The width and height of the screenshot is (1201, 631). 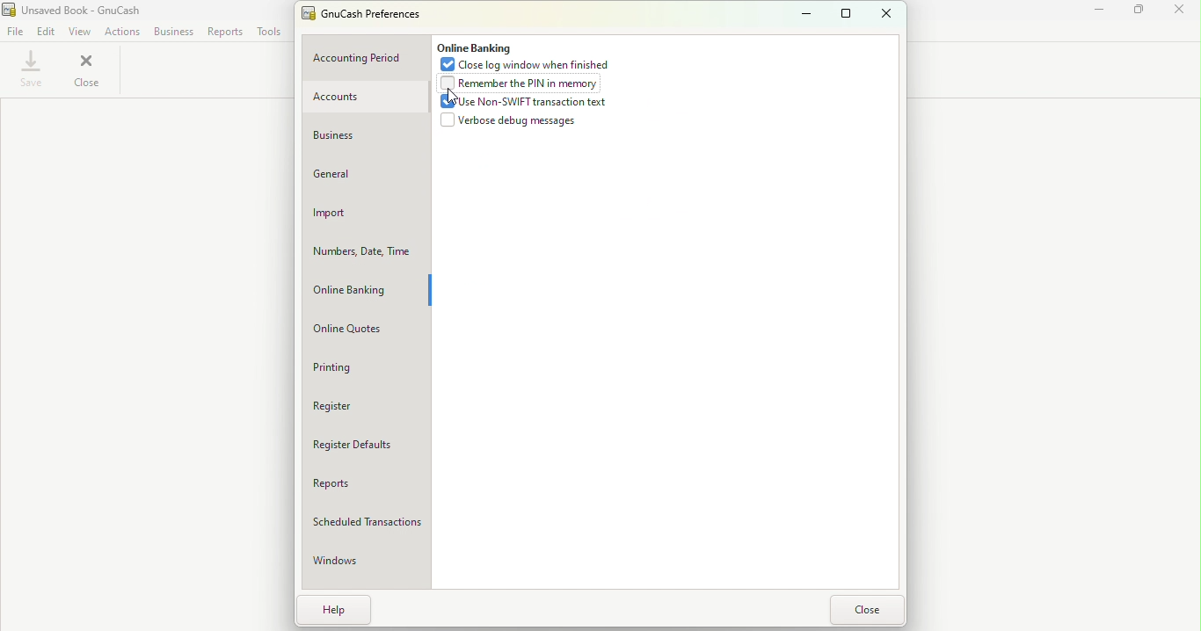 What do you see at coordinates (364, 216) in the screenshot?
I see `Import` at bounding box center [364, 216].